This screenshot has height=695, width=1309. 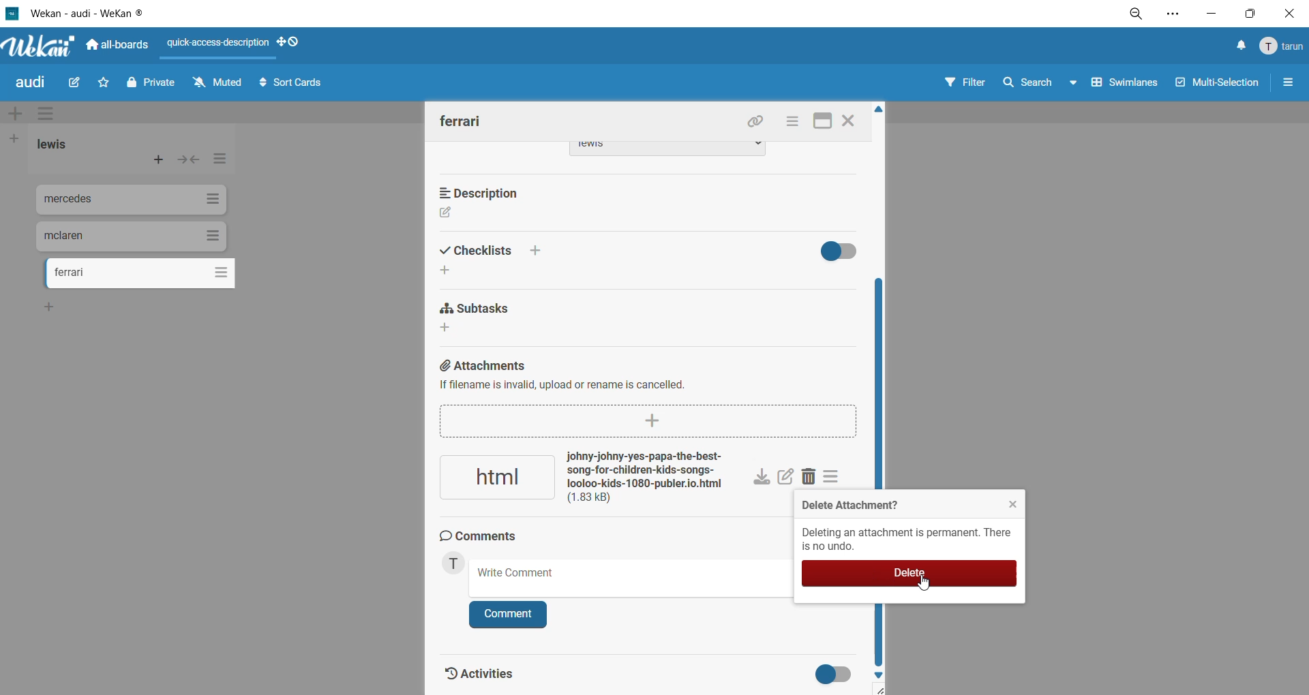 What do you see at coordinates (509, 613) in the screenshot?
I see `comment` at bounding box center [509, 613].